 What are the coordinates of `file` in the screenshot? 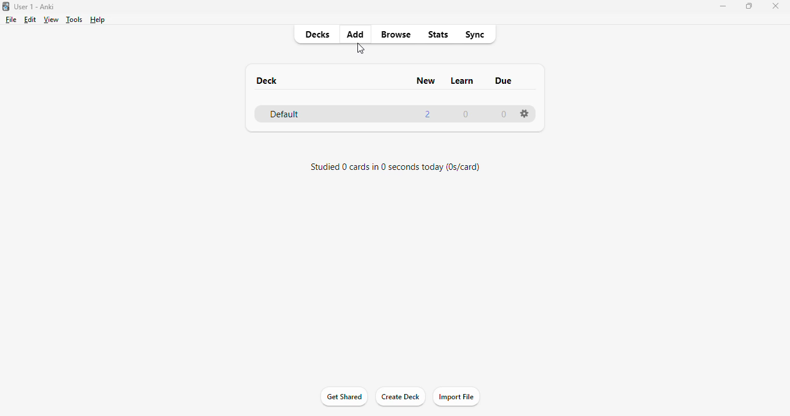 It's located at (11, 20).